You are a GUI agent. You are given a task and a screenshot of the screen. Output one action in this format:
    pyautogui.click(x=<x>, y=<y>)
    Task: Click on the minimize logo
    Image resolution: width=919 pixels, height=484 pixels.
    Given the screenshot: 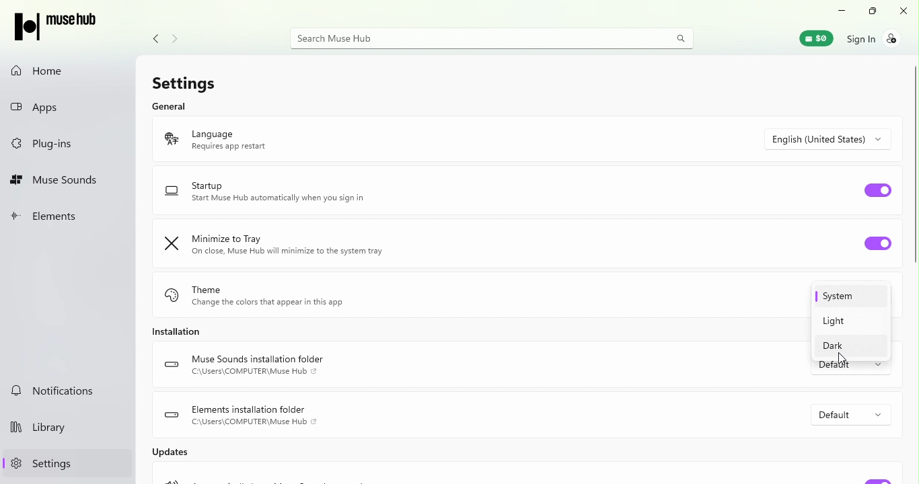 What is the action you would take?
    pyautogui.click(x=174, y=245)
    